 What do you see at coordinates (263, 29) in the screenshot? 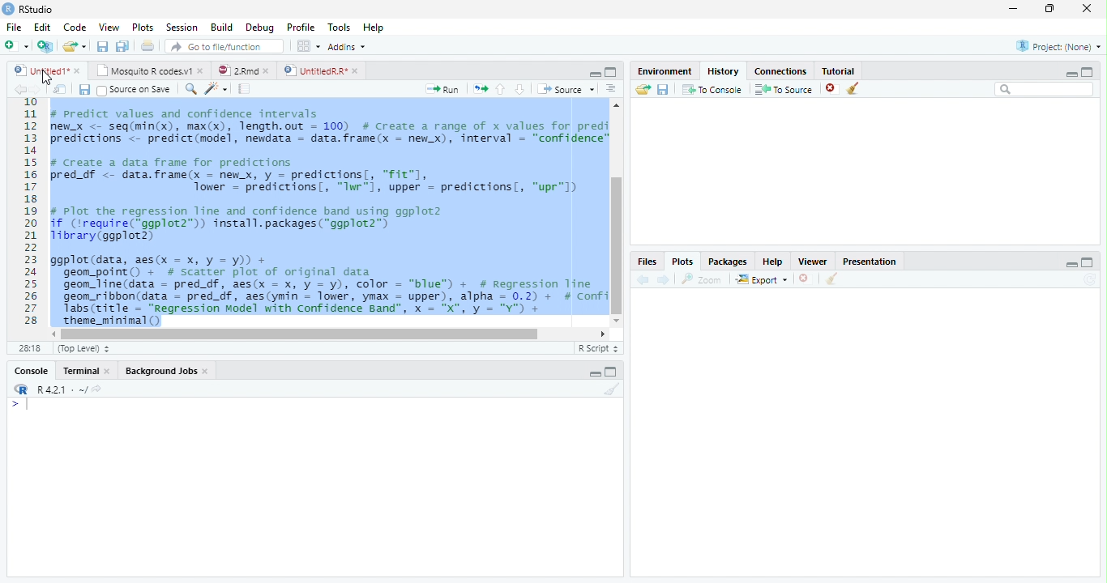
I see `Debug` at bounding box center [263, 29].